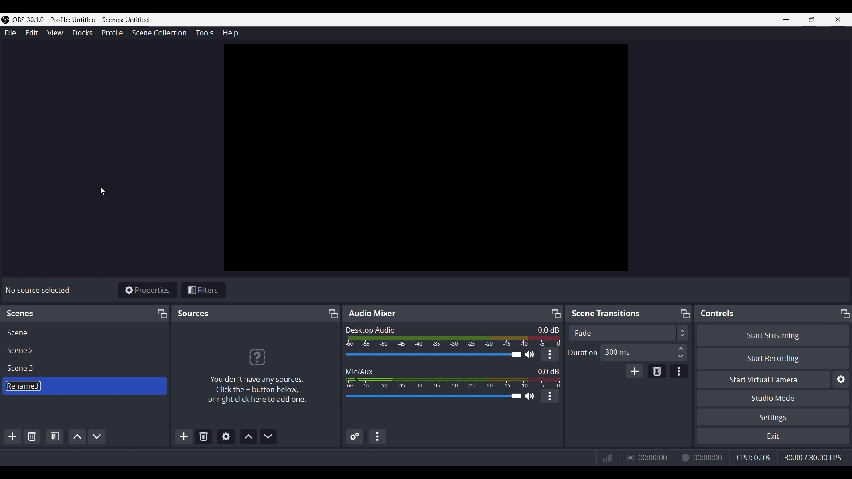 The image size is (852, 479). What do you see at coordinates (840, 380) in the screenshot?
I see `configure virtual camera` at bounding box center [840, 380].